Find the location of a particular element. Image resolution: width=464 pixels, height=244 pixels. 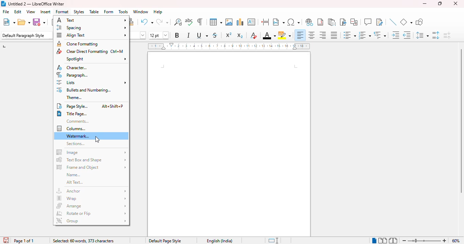

multi-page view is located at coordinates (382, 240).